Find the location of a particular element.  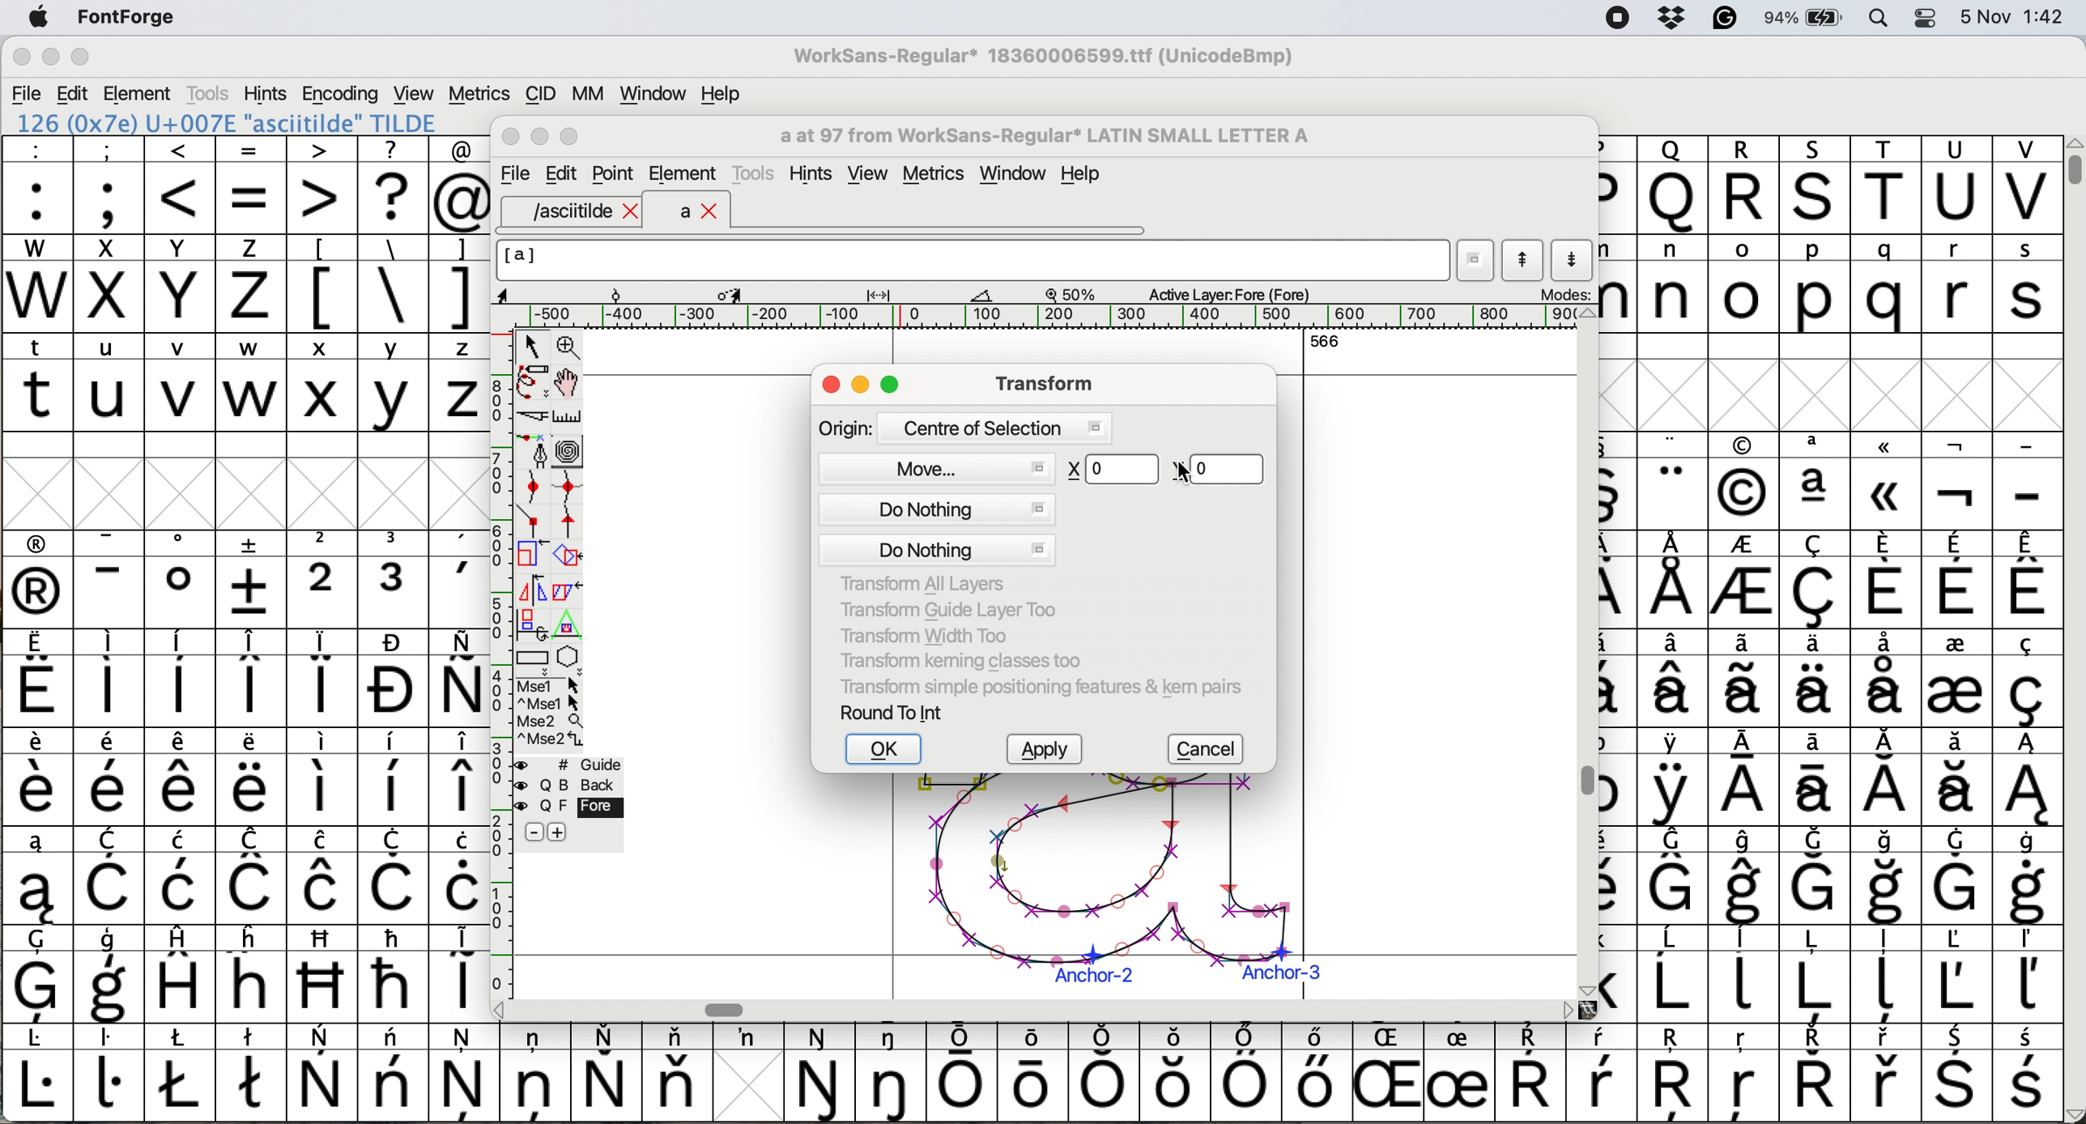

 is located at coordinates (1743, 482).